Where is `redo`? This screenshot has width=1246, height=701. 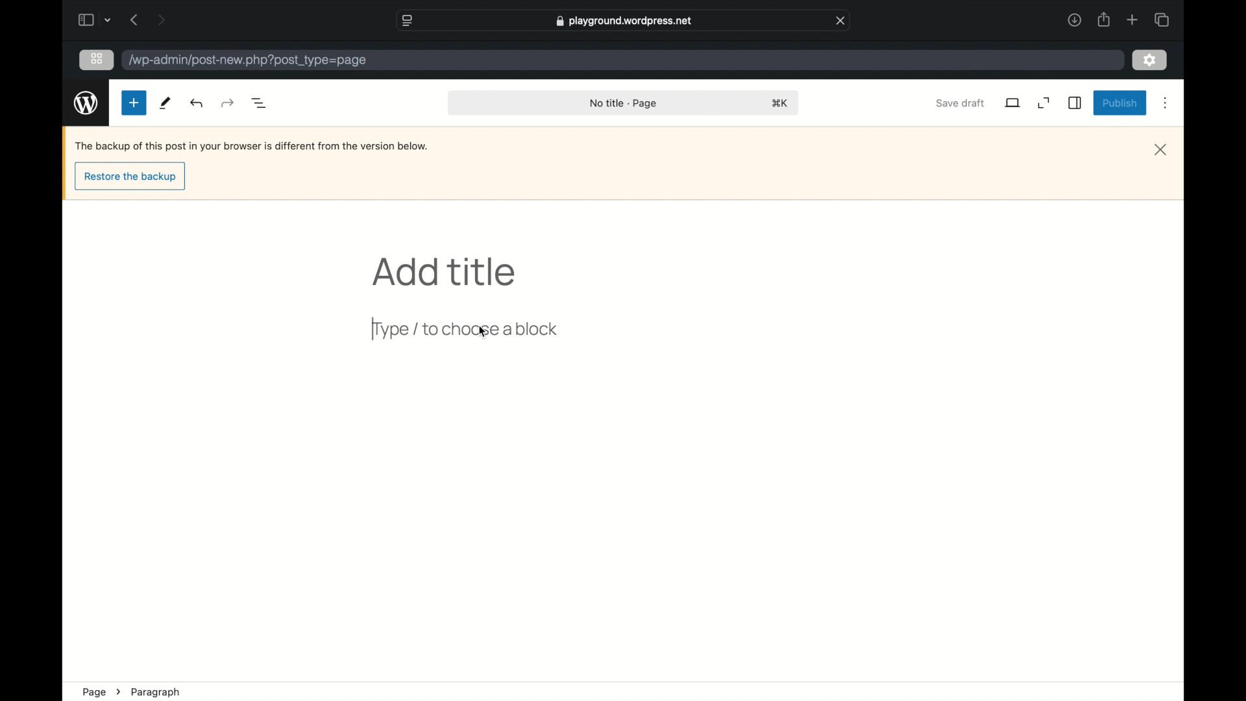
redo is located at coordinates (197, 103).